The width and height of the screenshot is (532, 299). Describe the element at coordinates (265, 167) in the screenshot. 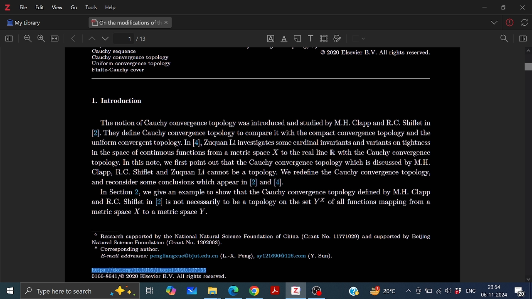

I see `` at that location.